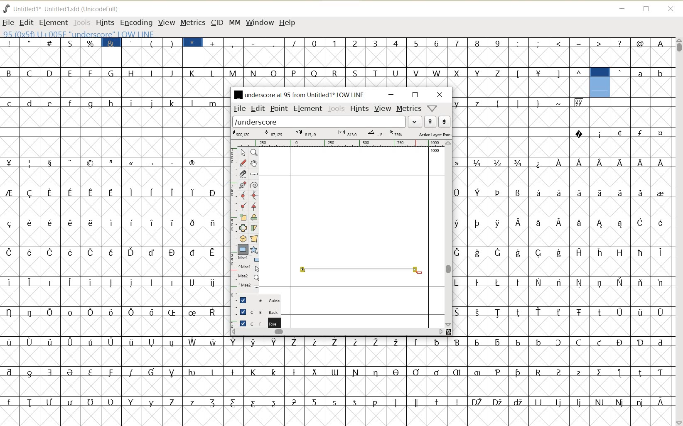  I want to click on load word list, so click(319, 121).